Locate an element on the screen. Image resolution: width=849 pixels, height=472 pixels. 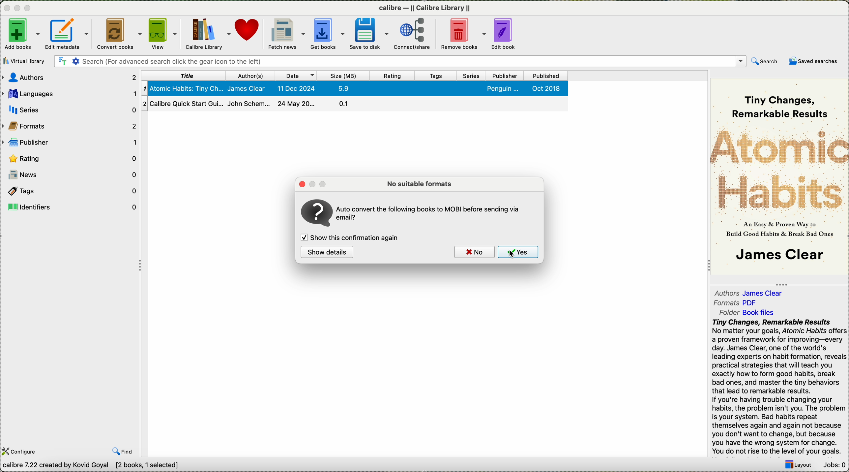
Jobs: 0 is located at coordinates (835, 465).